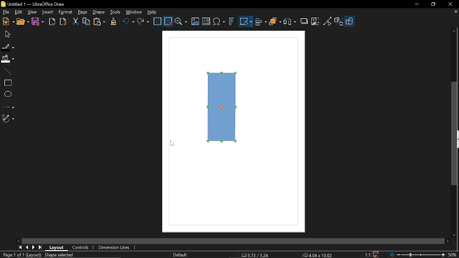 The width and height of the screenshot is (459, 258). Describe the element at coordinates (65, 12) in the screenshot. I see `Format` at that location.